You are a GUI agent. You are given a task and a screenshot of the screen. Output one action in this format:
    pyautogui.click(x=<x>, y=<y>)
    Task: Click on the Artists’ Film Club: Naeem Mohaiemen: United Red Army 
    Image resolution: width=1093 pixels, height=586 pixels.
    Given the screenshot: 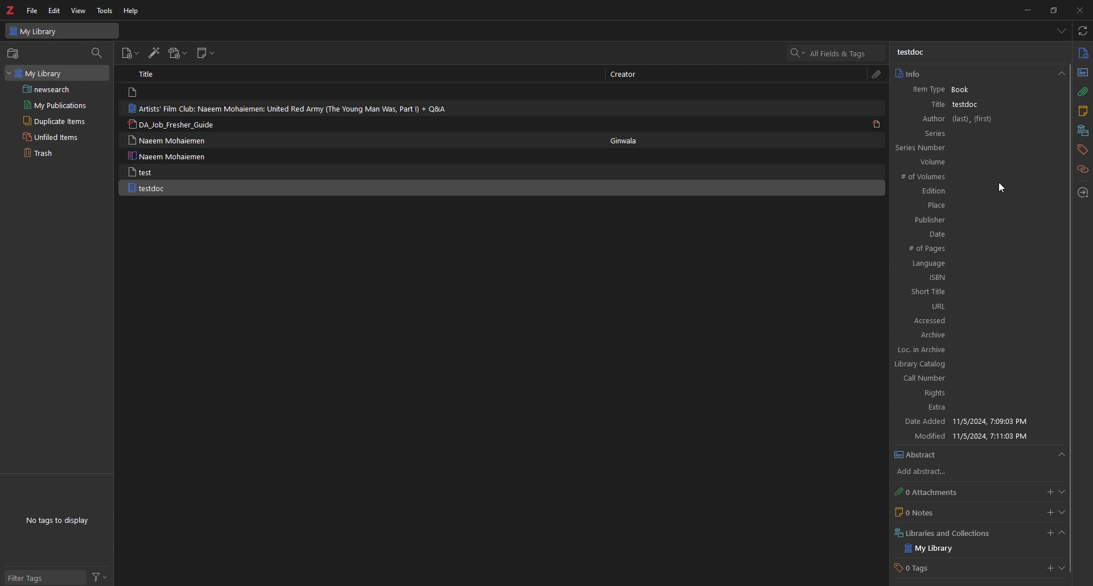 What is the action you would take?
    pyautogui.click(x=288, y=109)
    